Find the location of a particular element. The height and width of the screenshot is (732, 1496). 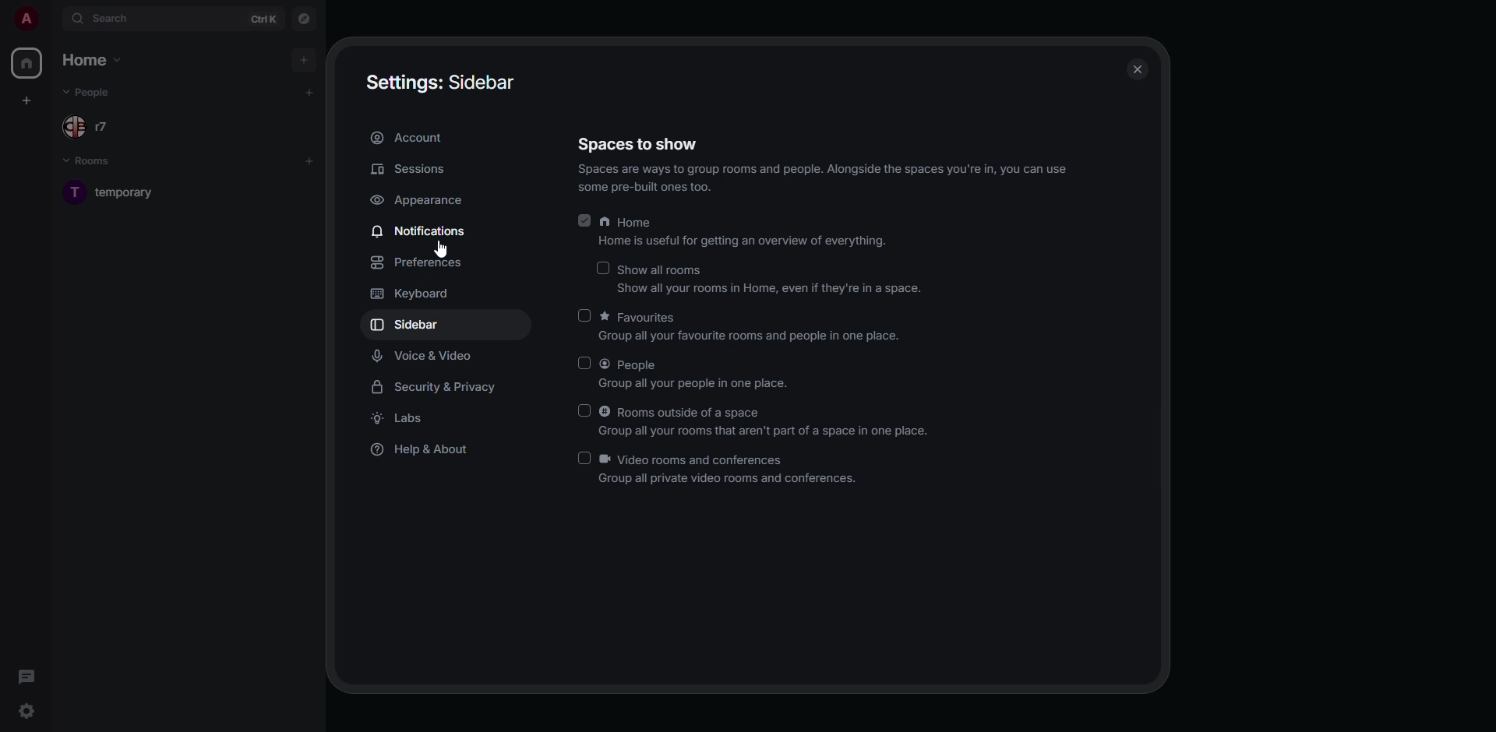

room is located at coordinates (128, 192).